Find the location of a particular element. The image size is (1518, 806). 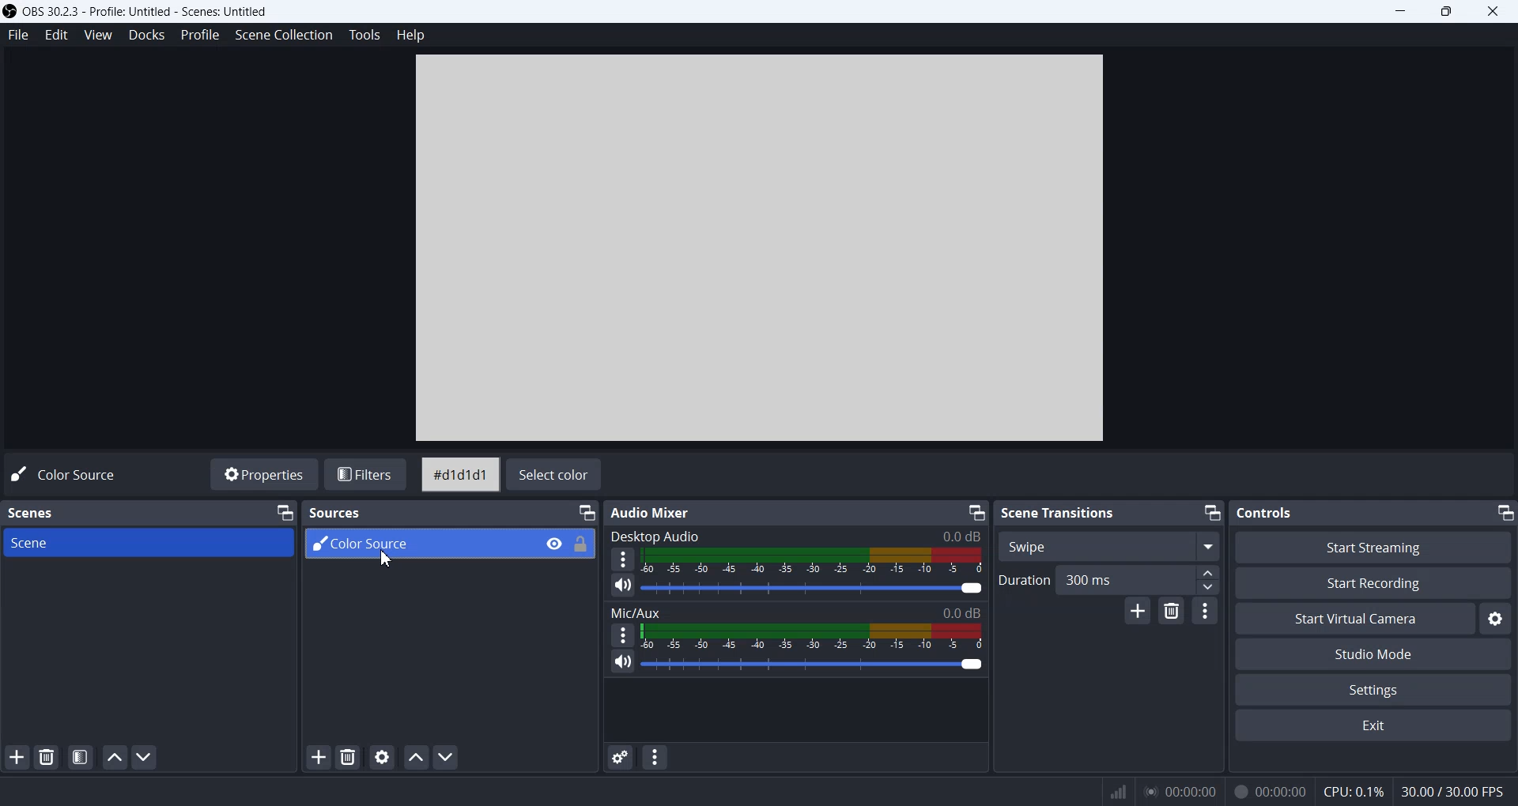

Sources is located at coordinates (334, 513).